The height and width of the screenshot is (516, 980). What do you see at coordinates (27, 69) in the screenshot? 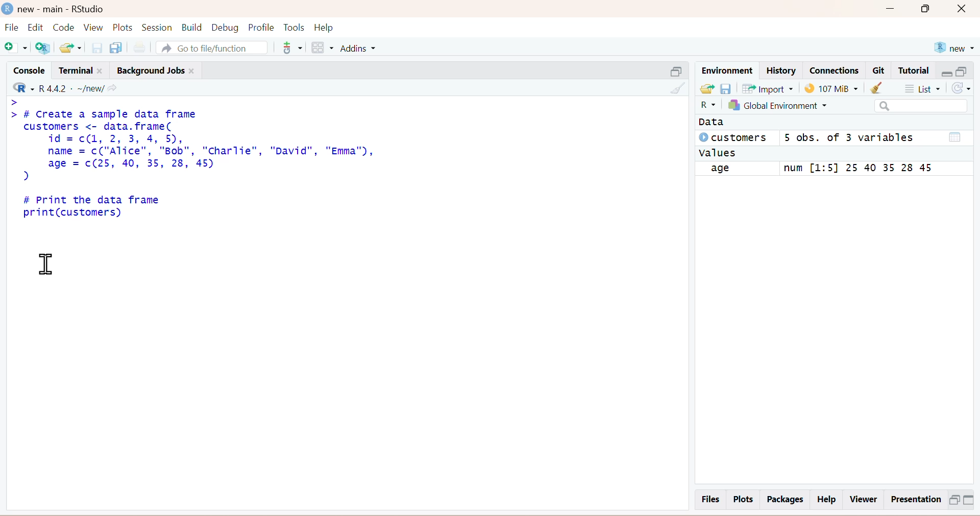
I see `Console` at bounding box center [27, 69].